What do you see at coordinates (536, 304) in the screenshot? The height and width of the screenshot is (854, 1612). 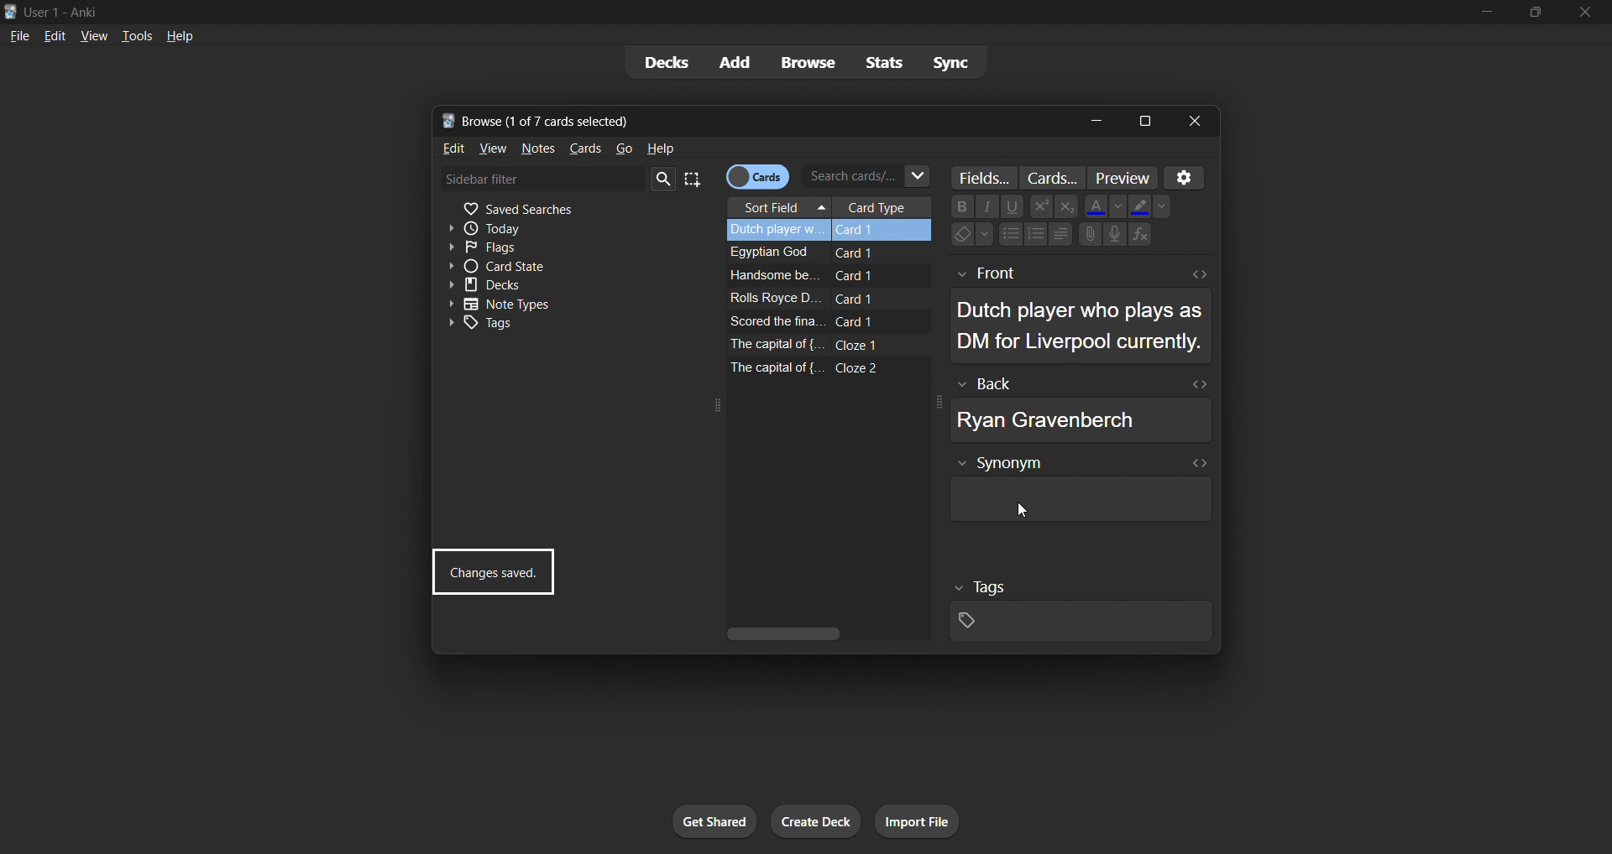 I see `note types toggle` at bounding box center [536, 304].